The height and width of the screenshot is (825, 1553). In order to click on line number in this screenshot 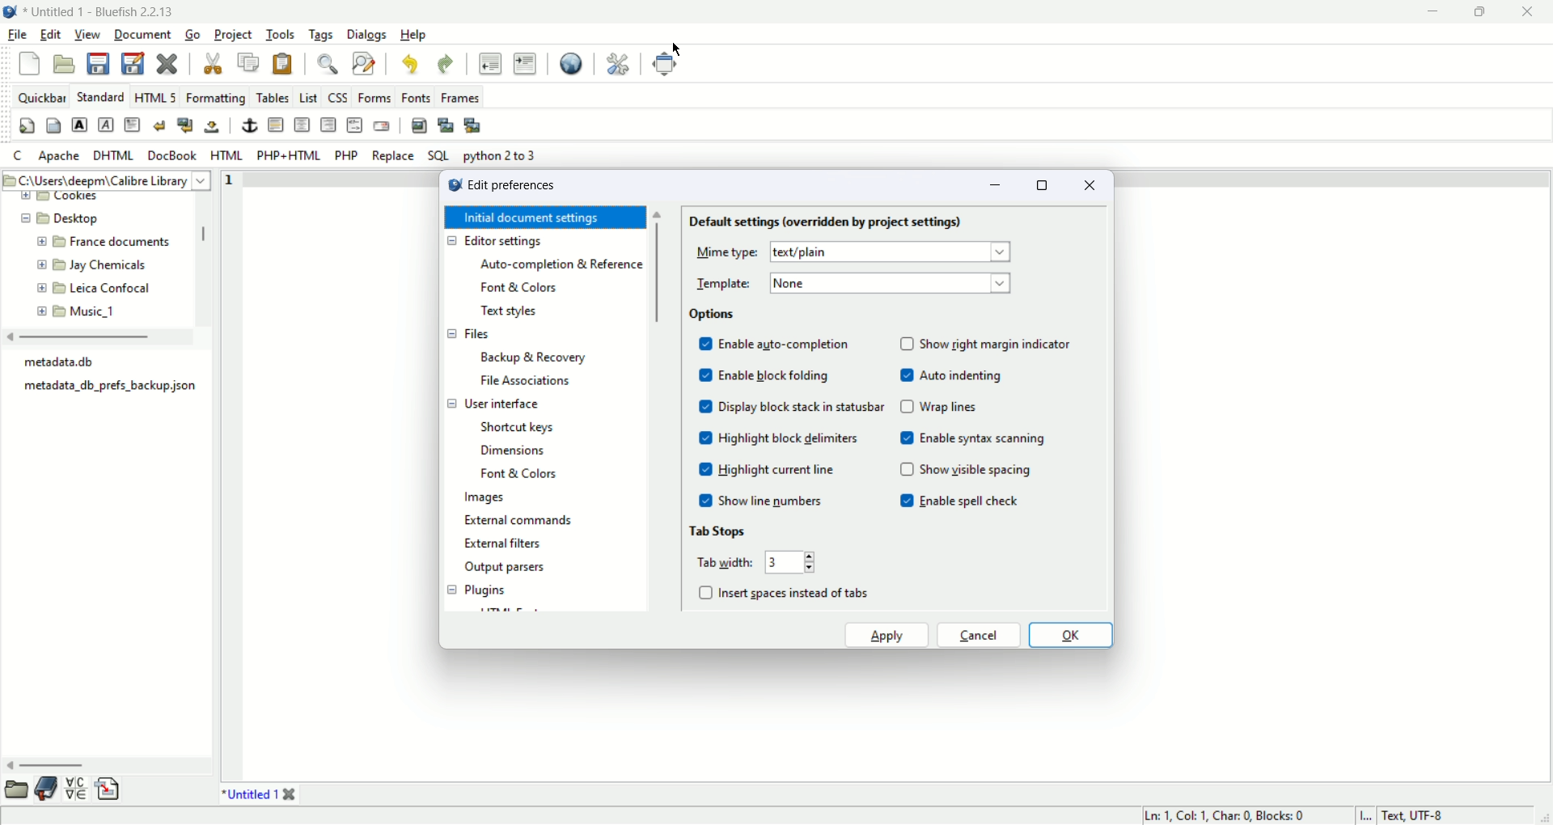, I will do `click(229, 181)`.